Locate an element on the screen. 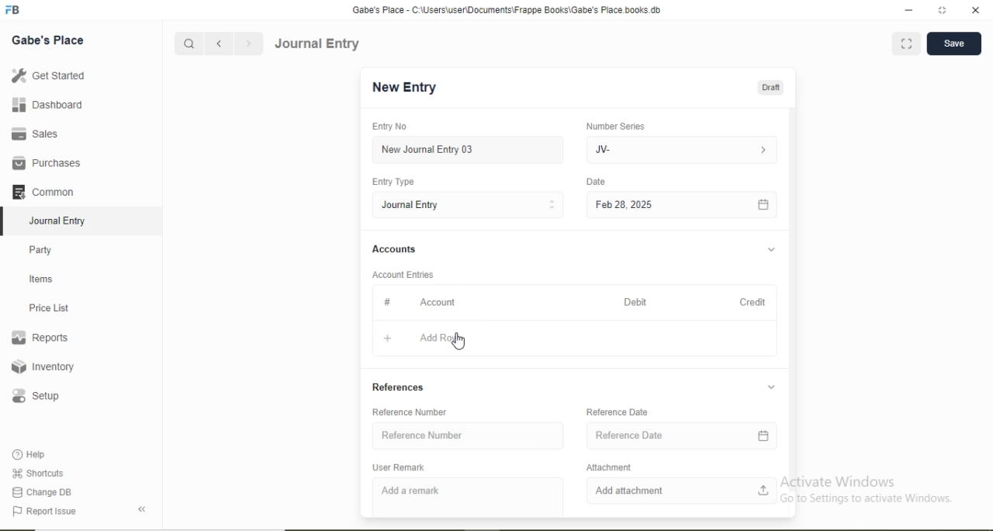 The image size is (993, 531). New Journal Entry 03 is located at coordinates (428, 150).